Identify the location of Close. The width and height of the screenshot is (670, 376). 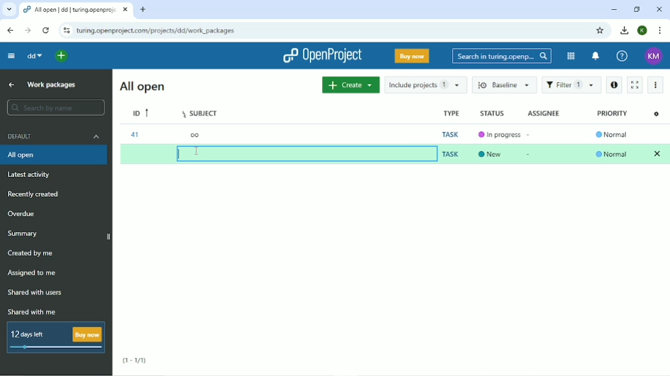
(659, 9).